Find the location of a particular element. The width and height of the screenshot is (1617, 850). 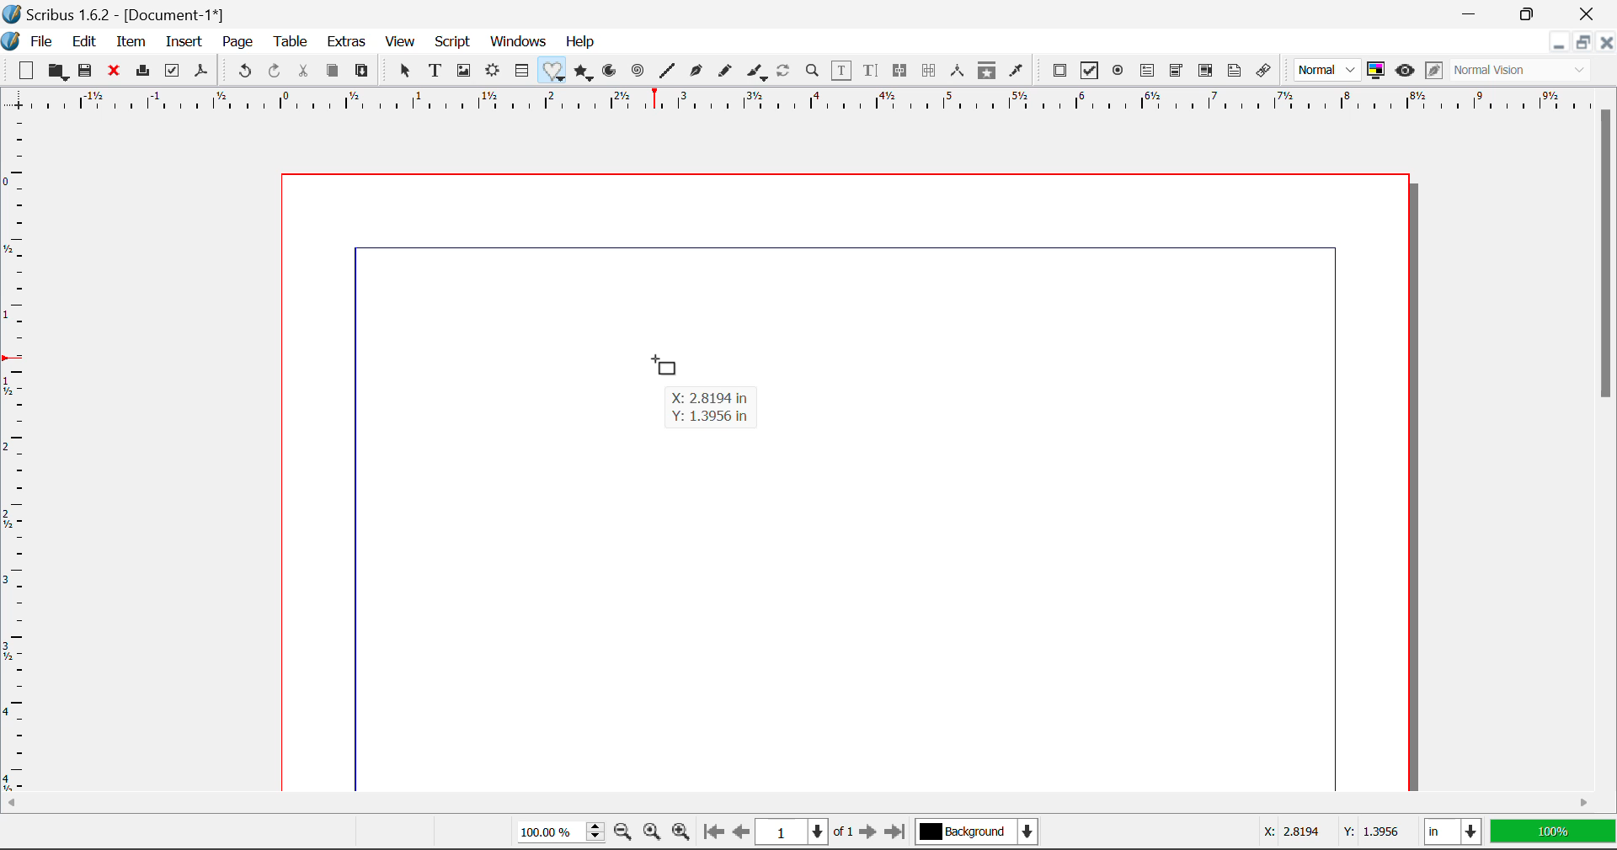

Page is located at coordinates (239, 42).